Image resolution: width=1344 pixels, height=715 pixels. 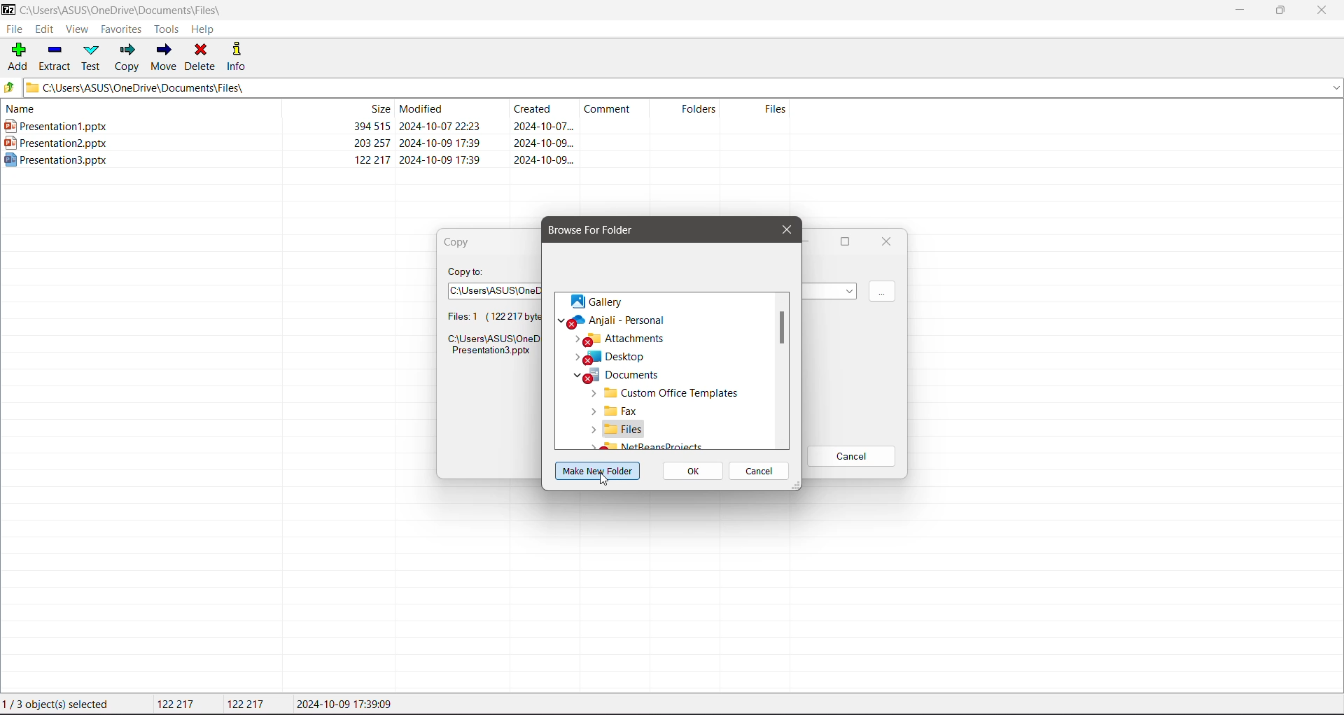 I want to click on Desktop, so click(x=616, y=357).